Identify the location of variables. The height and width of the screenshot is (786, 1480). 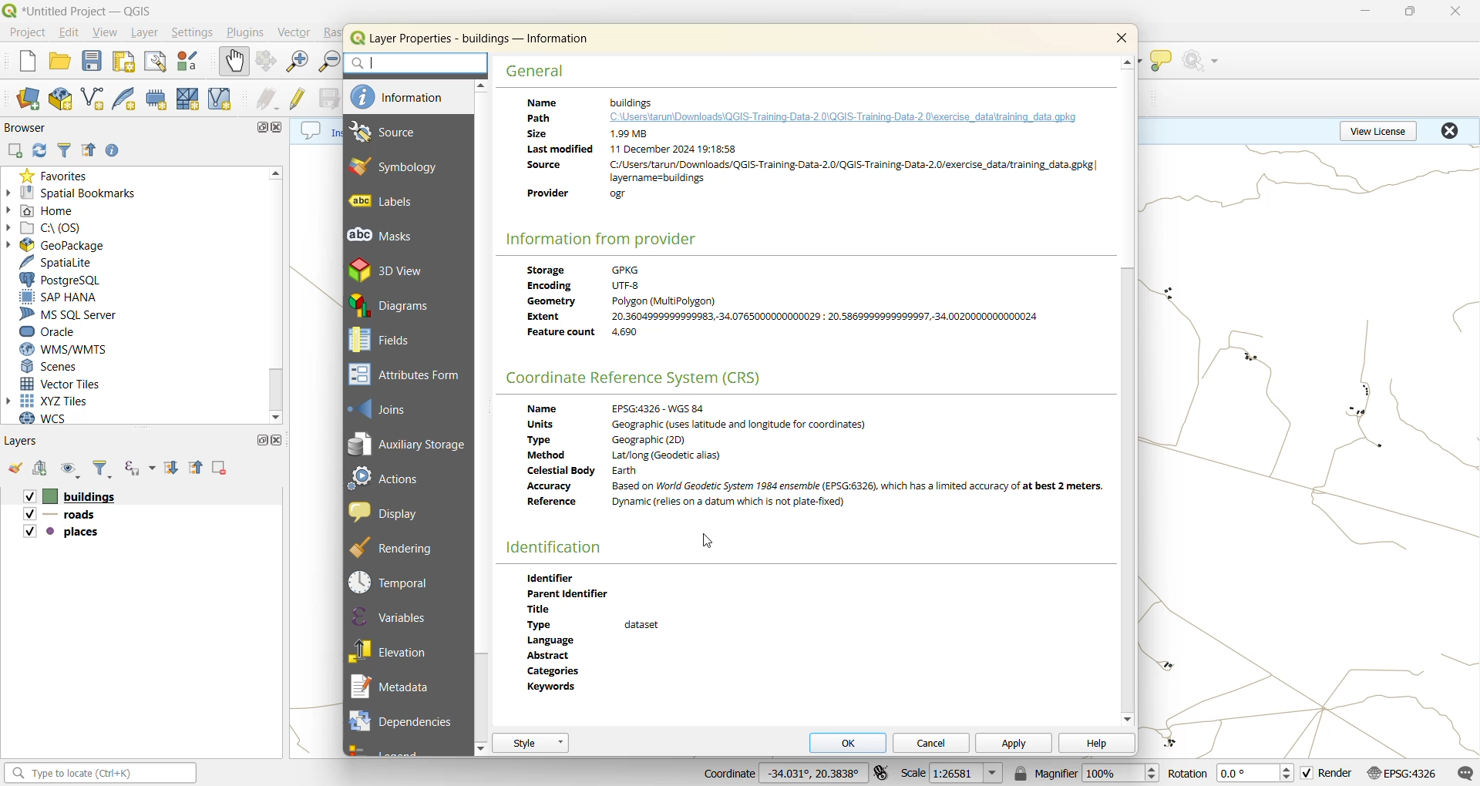
(395, 616).